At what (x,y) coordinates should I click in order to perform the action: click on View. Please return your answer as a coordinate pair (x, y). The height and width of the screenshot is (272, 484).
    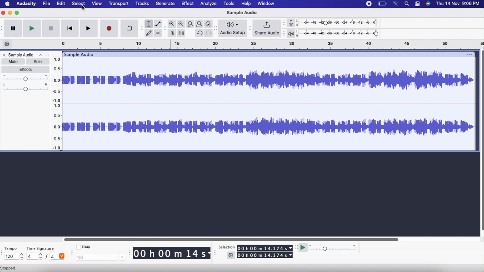
    Looking at the image, I should click on (97, 3).